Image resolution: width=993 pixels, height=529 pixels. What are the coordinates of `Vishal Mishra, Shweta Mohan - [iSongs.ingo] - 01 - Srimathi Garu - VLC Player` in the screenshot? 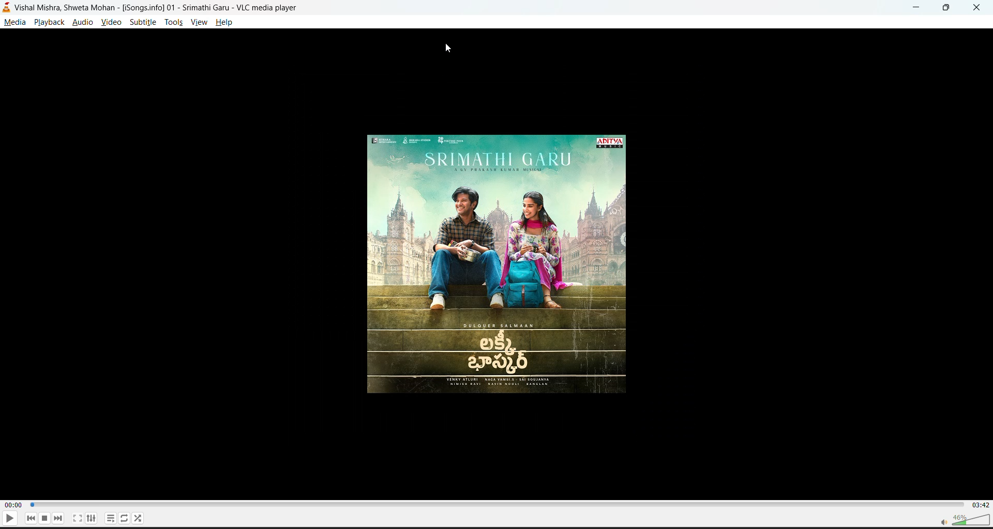 It's located at (158, 7).